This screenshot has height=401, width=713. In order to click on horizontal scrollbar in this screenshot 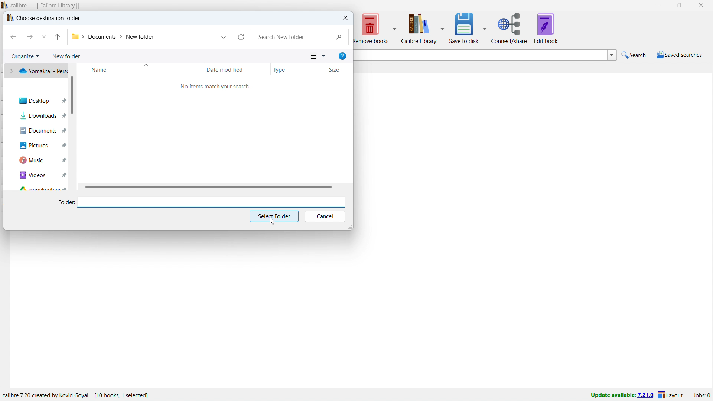, I will do `click(209, 187)`.